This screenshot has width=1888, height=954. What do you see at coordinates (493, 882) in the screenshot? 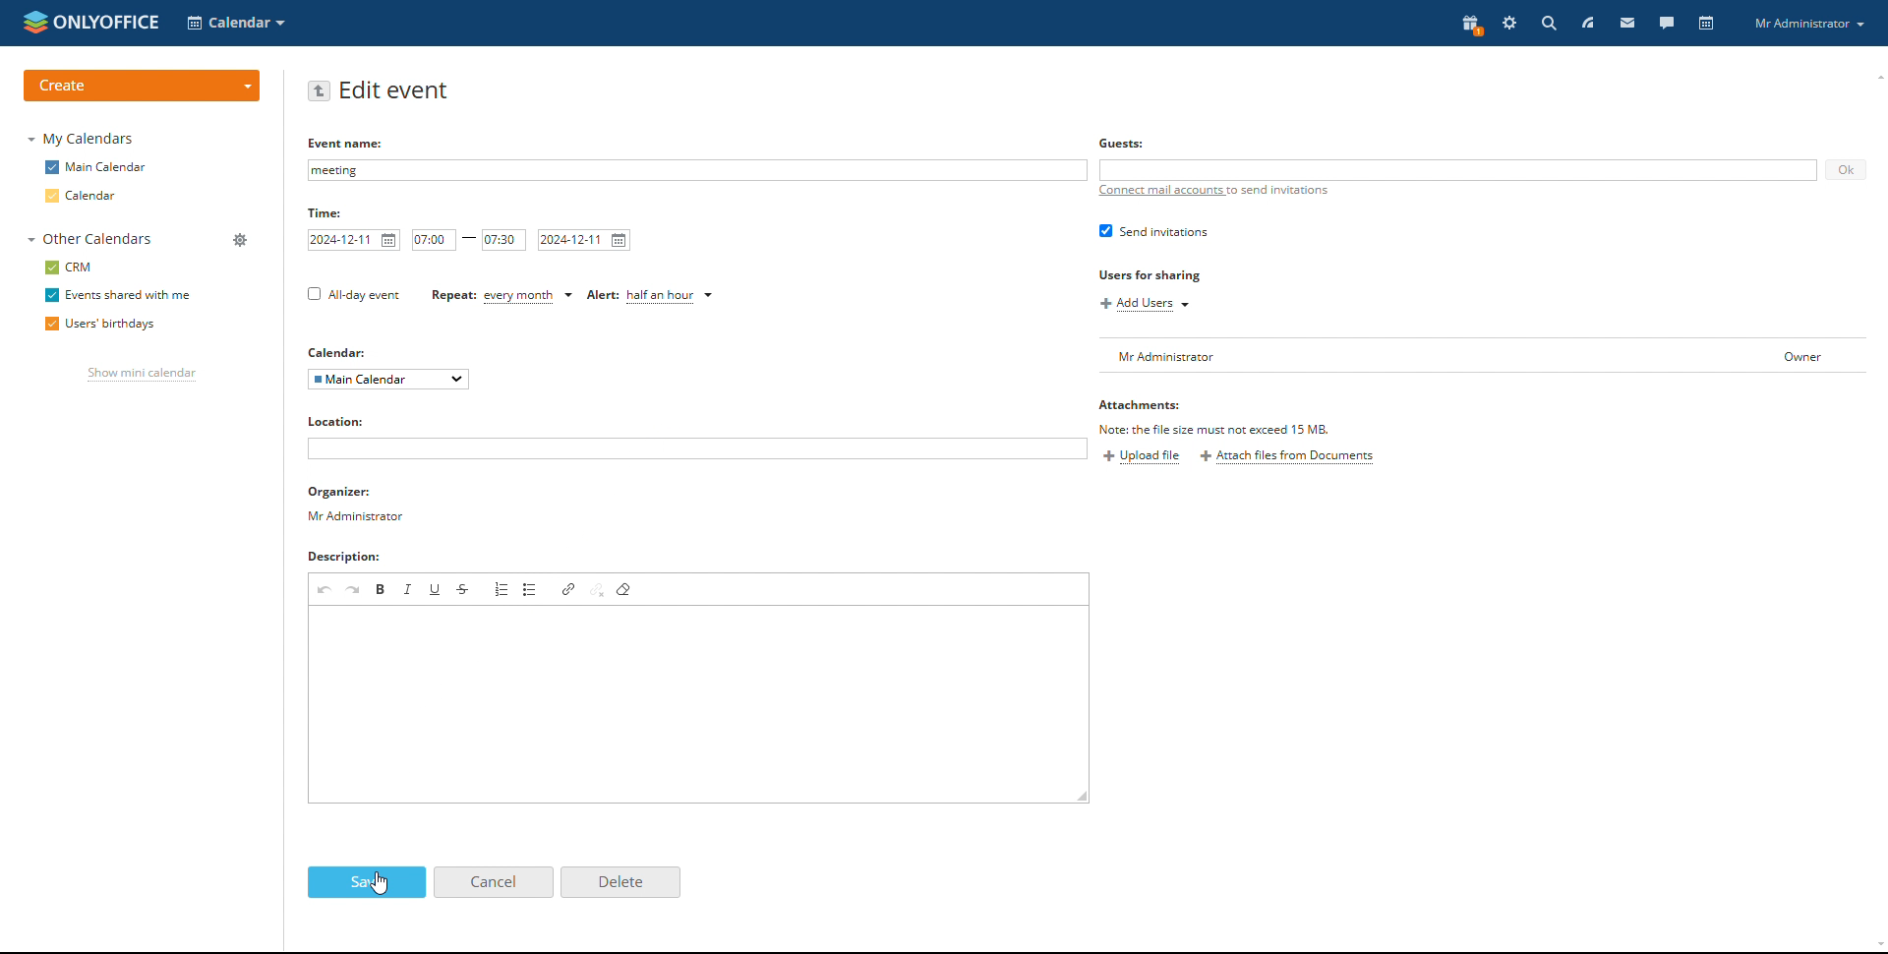
I see `cancel` at bounding box center [493, 882].